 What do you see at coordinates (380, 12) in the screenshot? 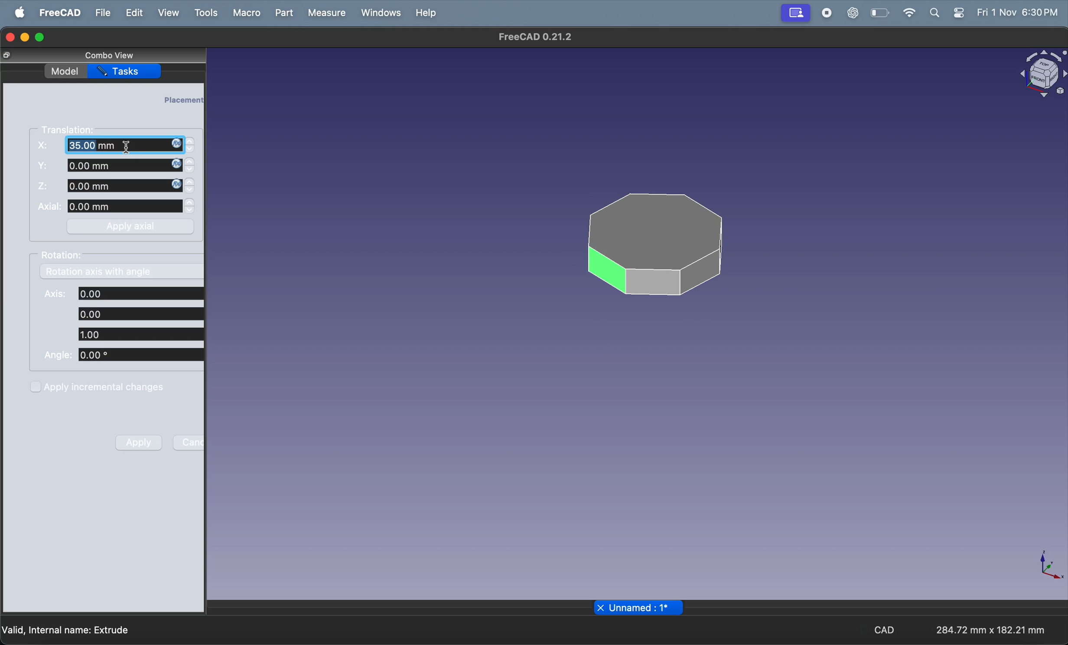
I see `windows` at bounding box center [380, 12].